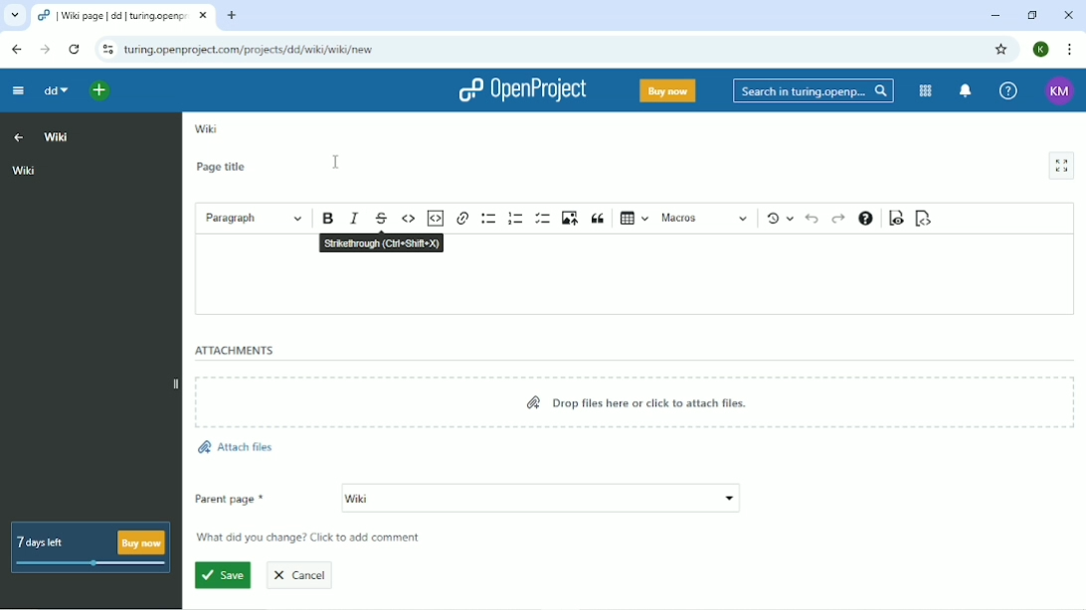  Describe the element at coordinates (335, 161) in the screenshot. I see `Cursor` at that location.